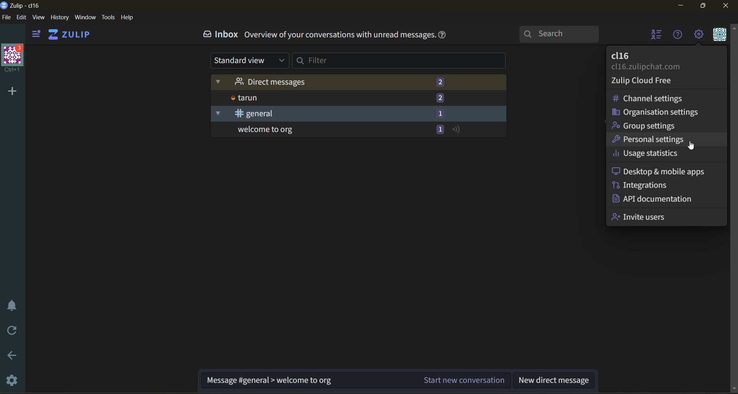 Image resolution: width=738 pixels, height=394 pixels. Describe the element at coordinates (220, 35) in the screenshot. I see `inbox` at that location.